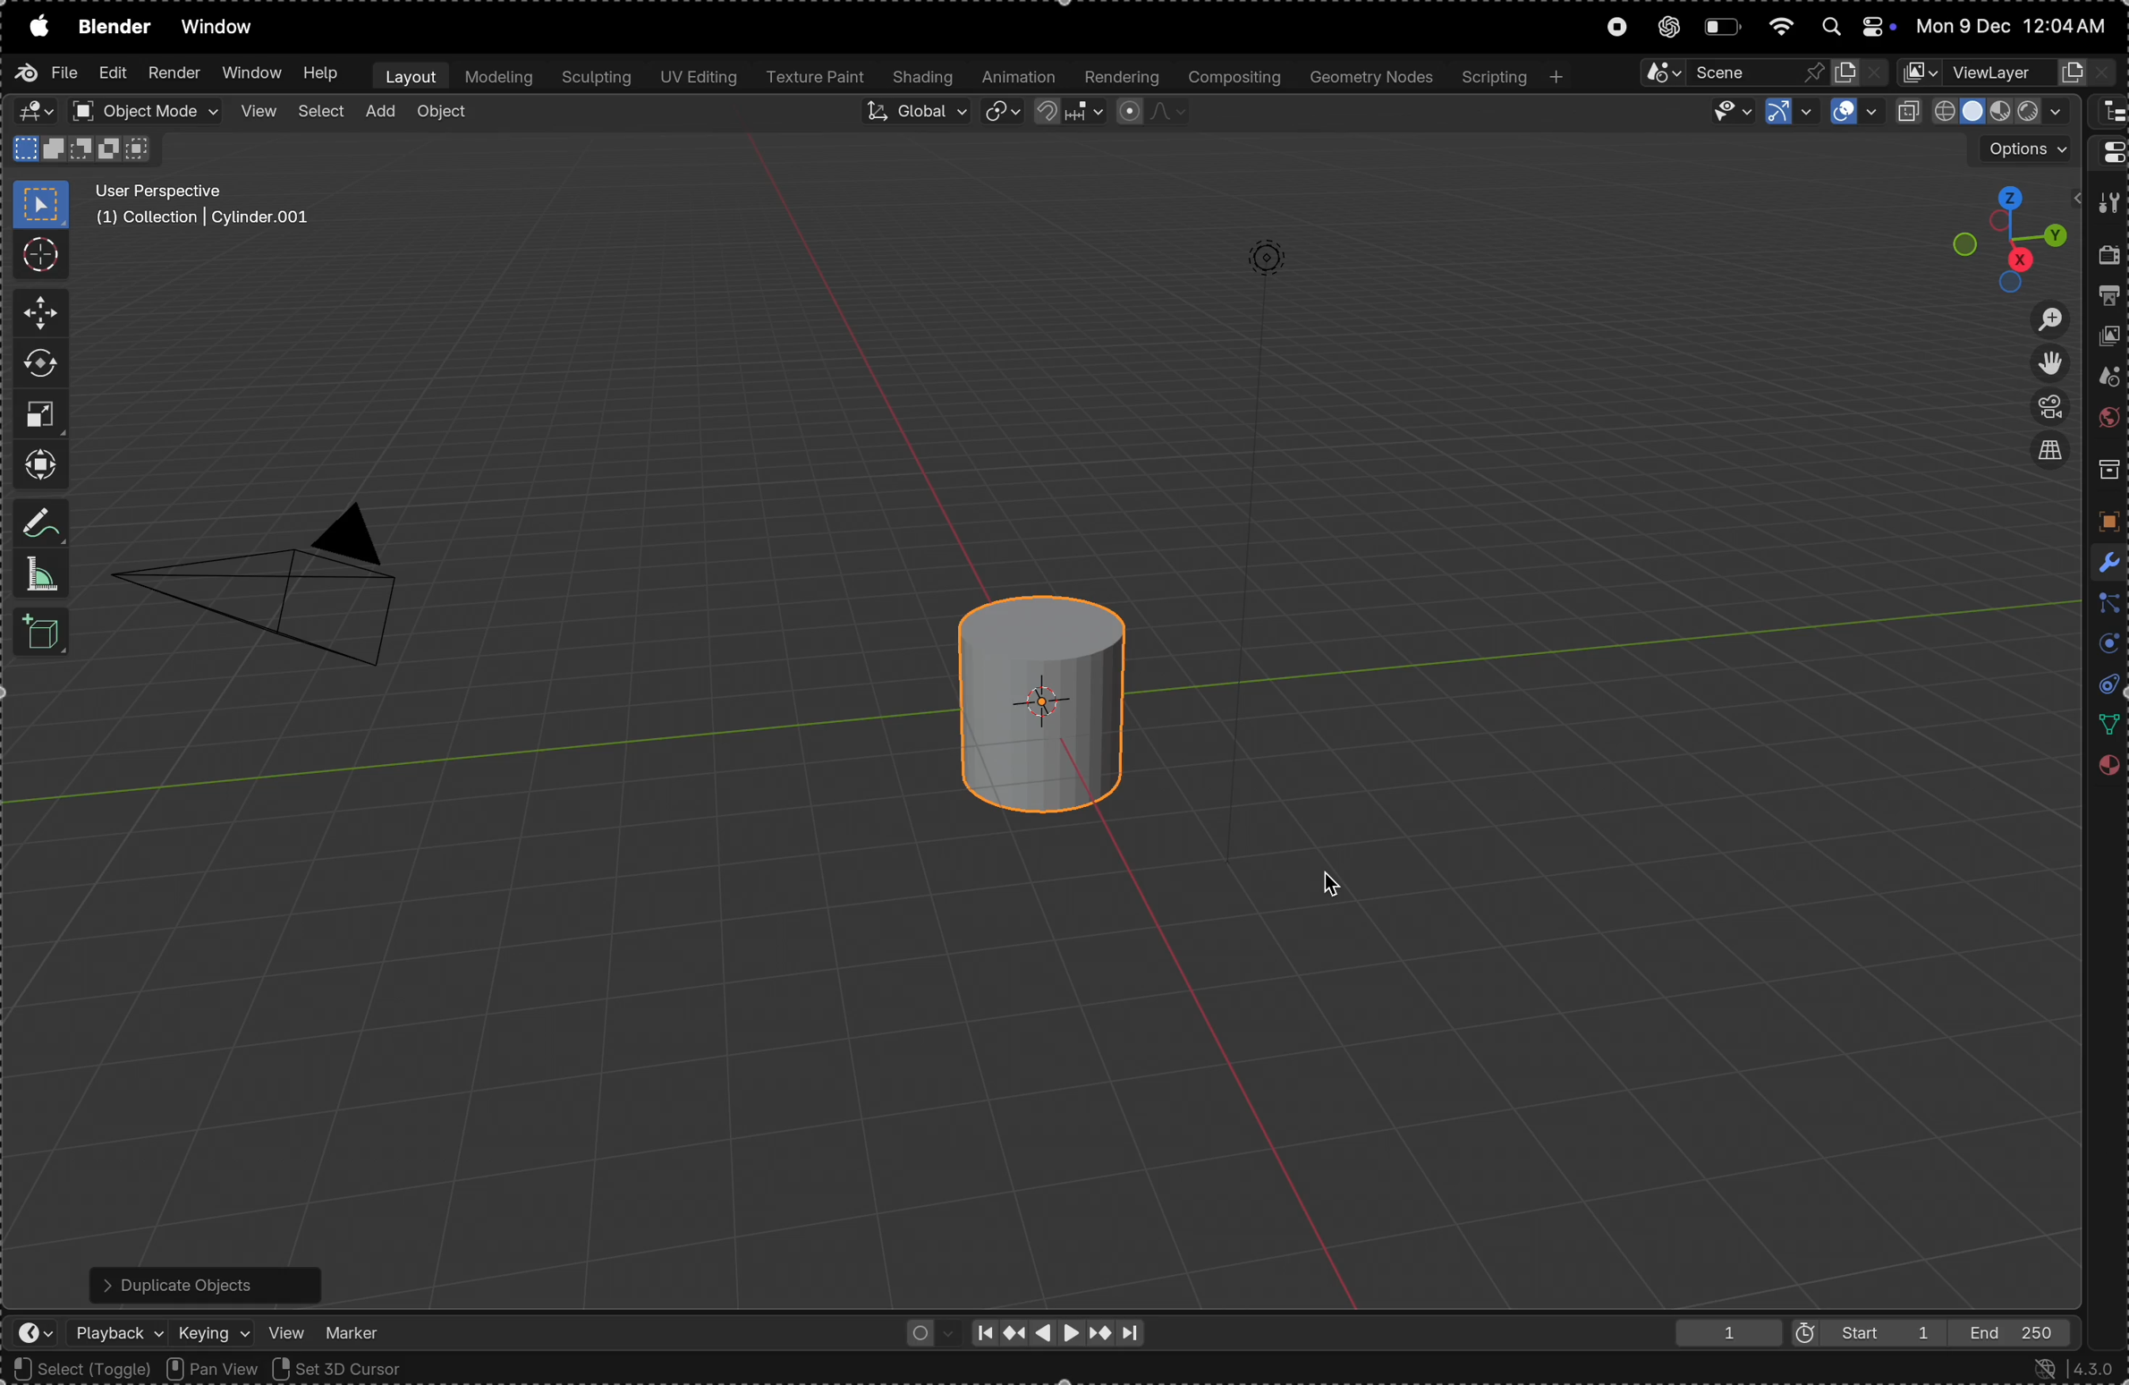 Image resolution: width=2129 pixels, height=1385 pixels. I want to click on view layer, so click(2110, 340).